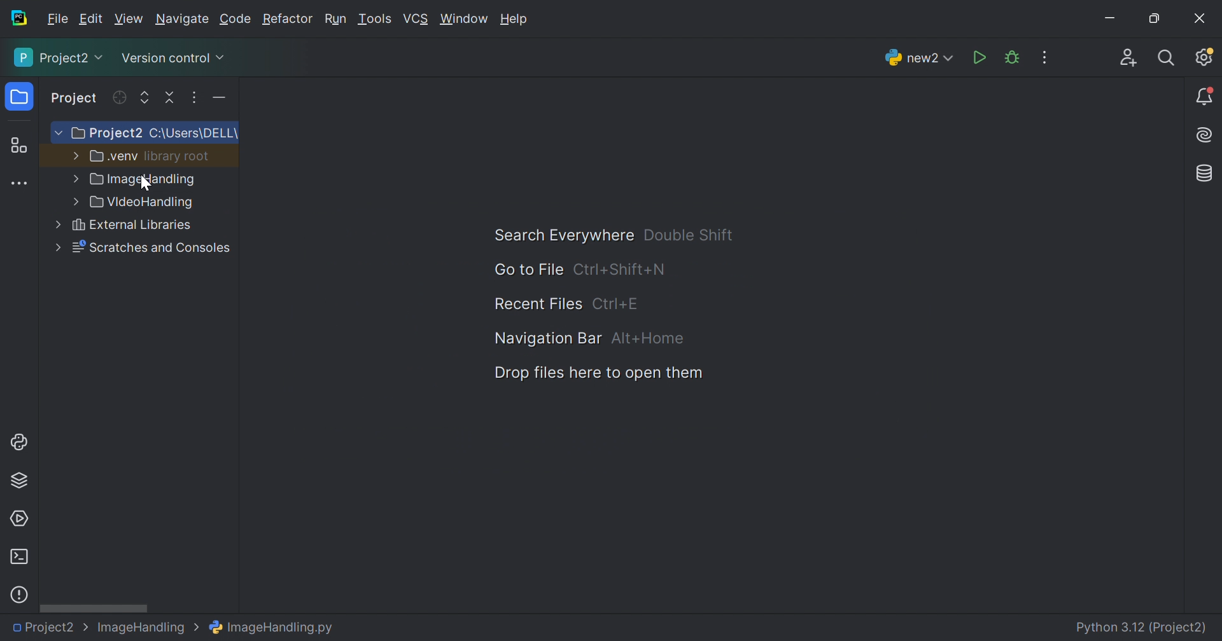 This screenshot has width=1222, height=641. I want to click on Project2, so click(50, 628).